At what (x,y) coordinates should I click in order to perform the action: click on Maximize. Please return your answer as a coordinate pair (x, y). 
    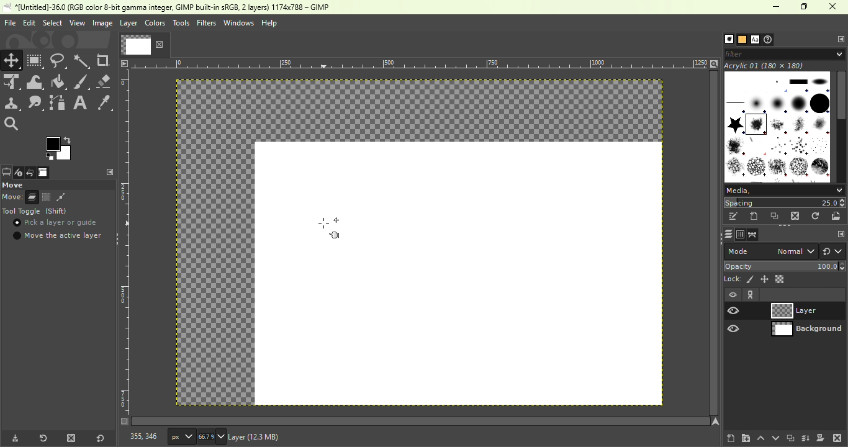
    Looking at the image, I should click on (806, 7).